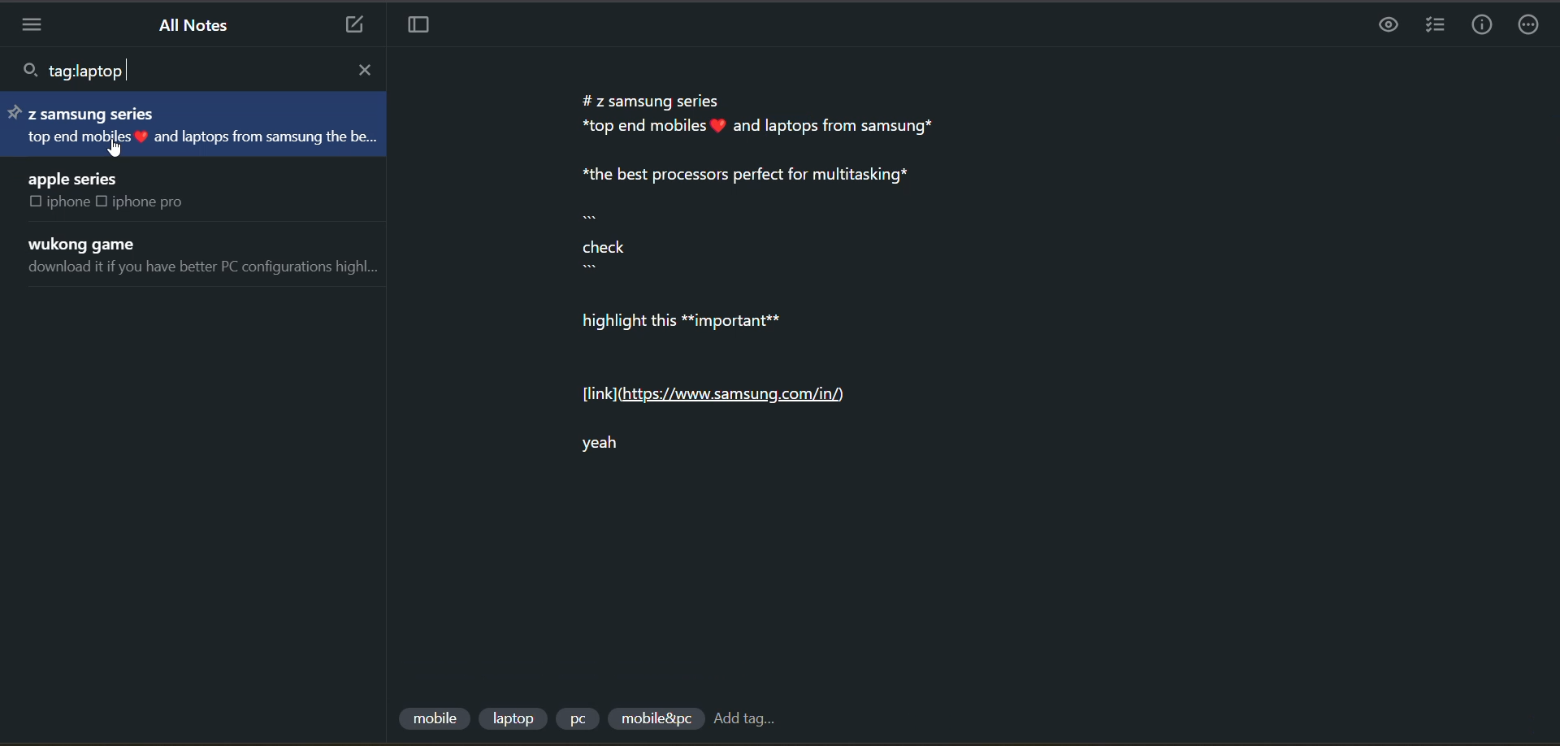 This screenshot has height=746, width=1560. What do you see at coordinates (349, 26) in the screenshot?
I see `add new note` at bounding box center [349, 26].